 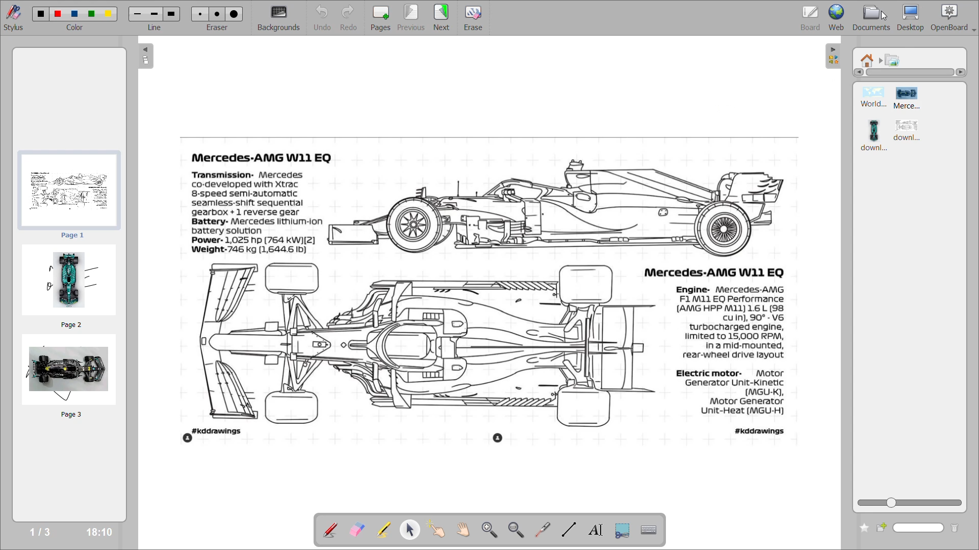 I want to click on backgrounds, so click(x=279, y=16).